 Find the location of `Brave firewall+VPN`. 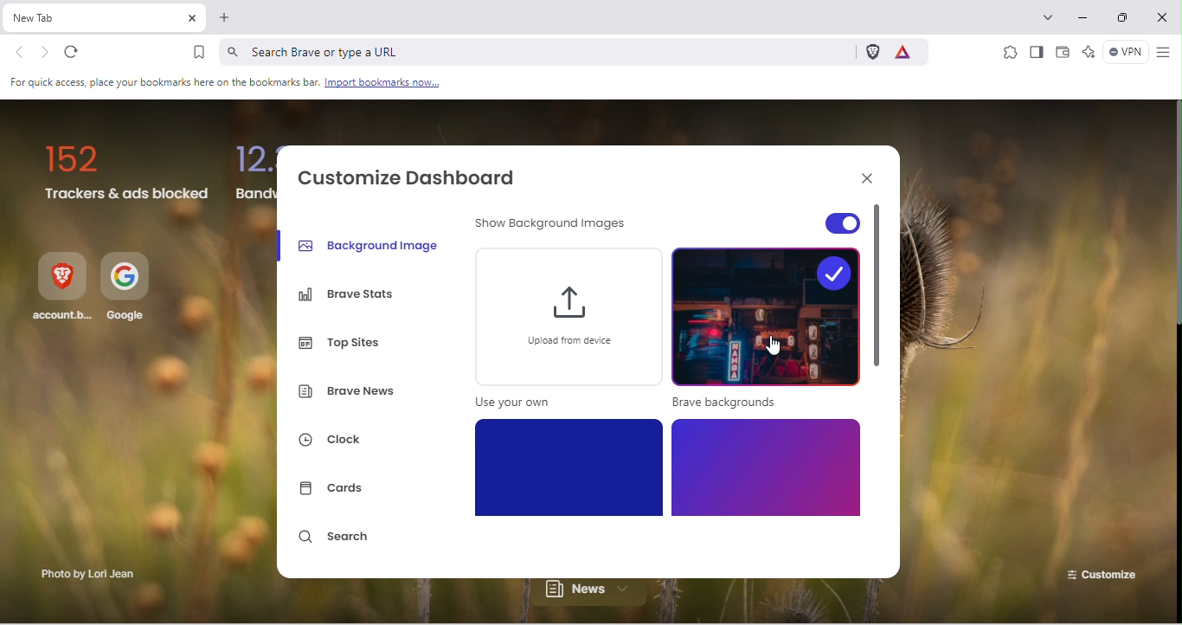

Brave firewall+VPN is located at coordinates (1123, 54).